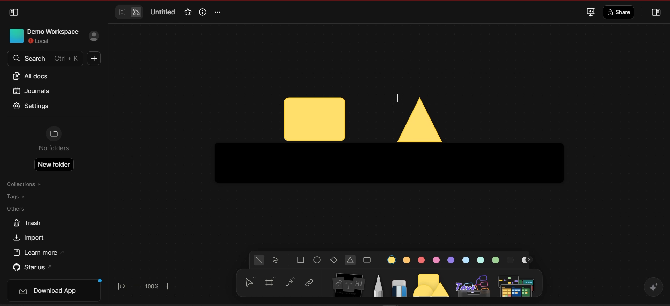 This screenshot has height=306, width=670. What do you see at coordinates (392, 260) in the screenshot?
I see `color 1` at bounding box center [392, 260].